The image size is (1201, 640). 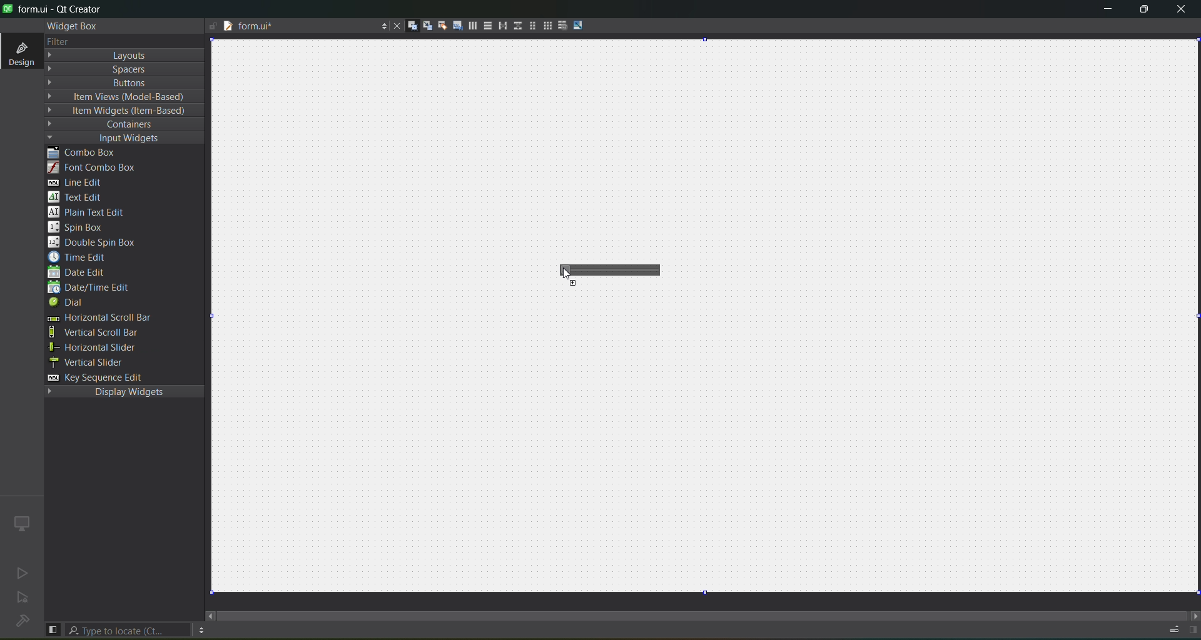 What do you see at coordinates (581, 25) in the screenshot?
I see `adjust size` at bounding box center [581, 25].